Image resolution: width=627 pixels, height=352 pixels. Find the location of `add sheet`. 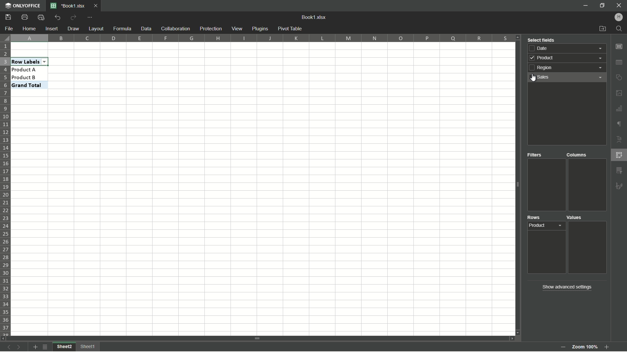

add sheet is located at coordinates (35, 347).